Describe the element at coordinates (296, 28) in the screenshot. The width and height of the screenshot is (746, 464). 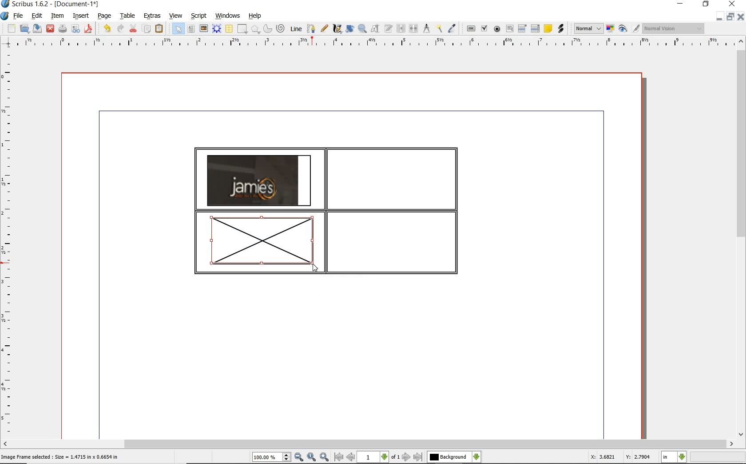
I see `line` at that location.